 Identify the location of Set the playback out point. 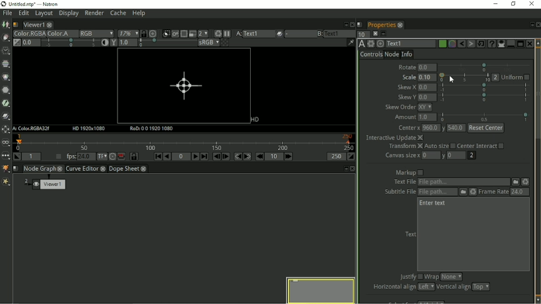
(351, 157).